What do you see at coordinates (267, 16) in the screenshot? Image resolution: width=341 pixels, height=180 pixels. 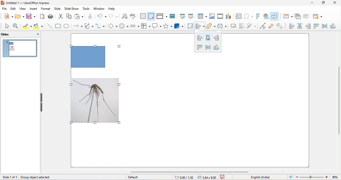 I see `hyperlink` at bounding box center [267, 16].